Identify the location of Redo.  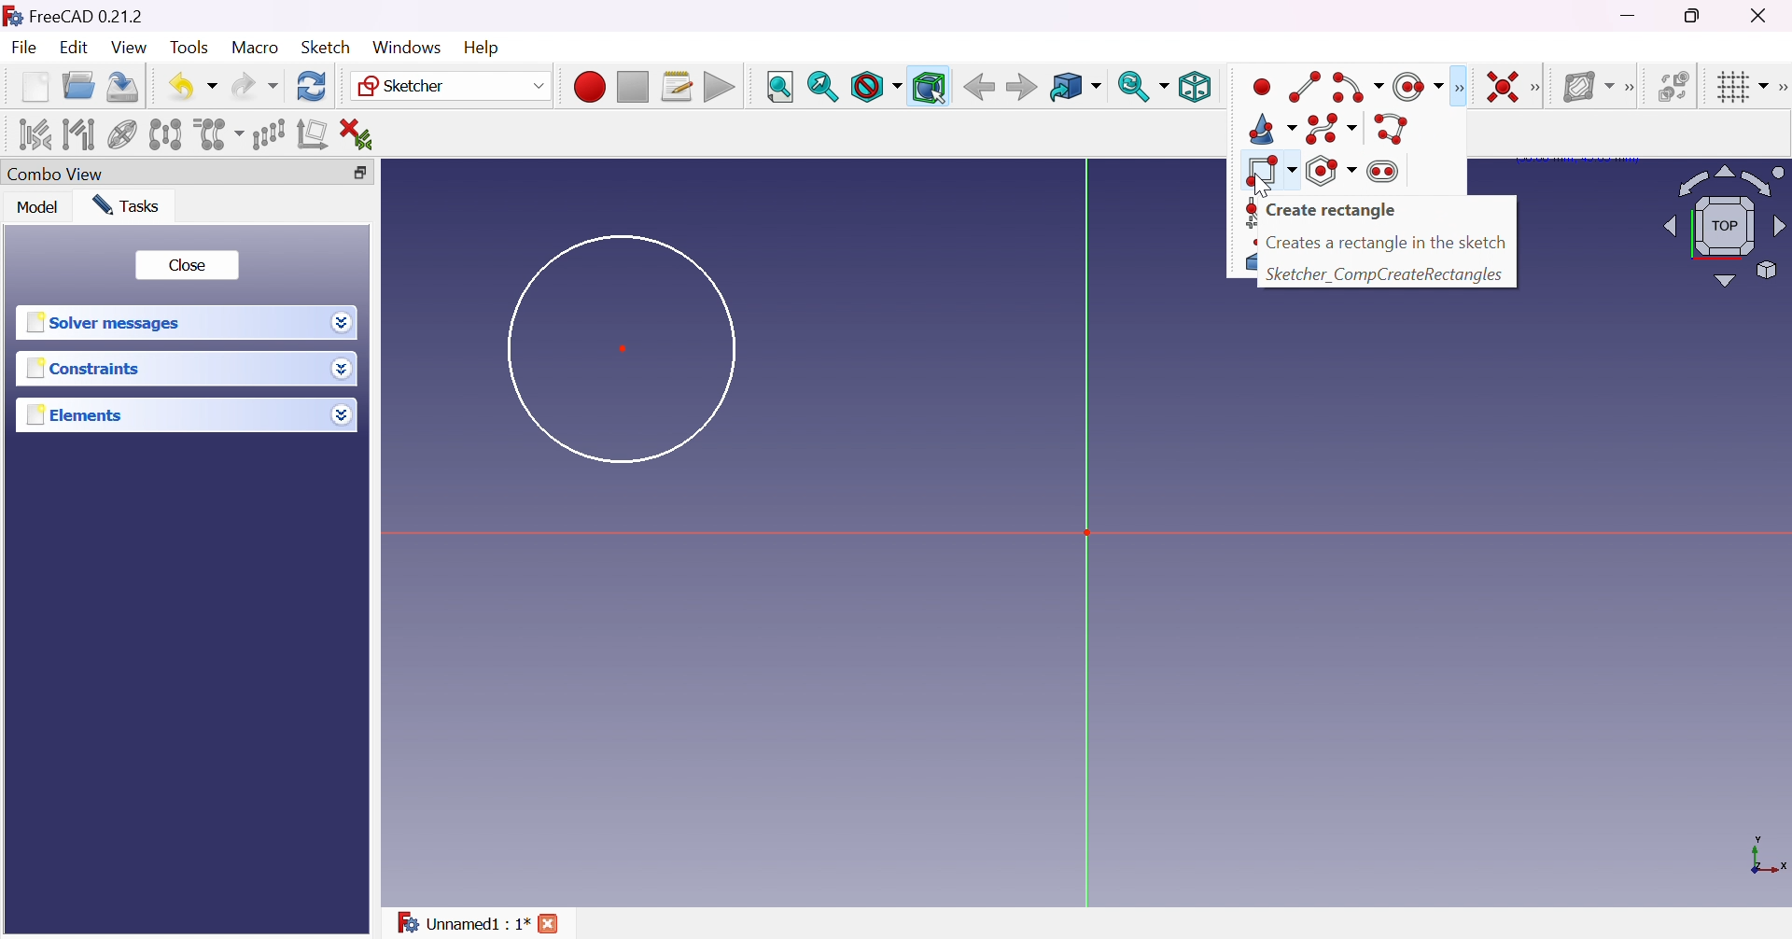
(255, 86).